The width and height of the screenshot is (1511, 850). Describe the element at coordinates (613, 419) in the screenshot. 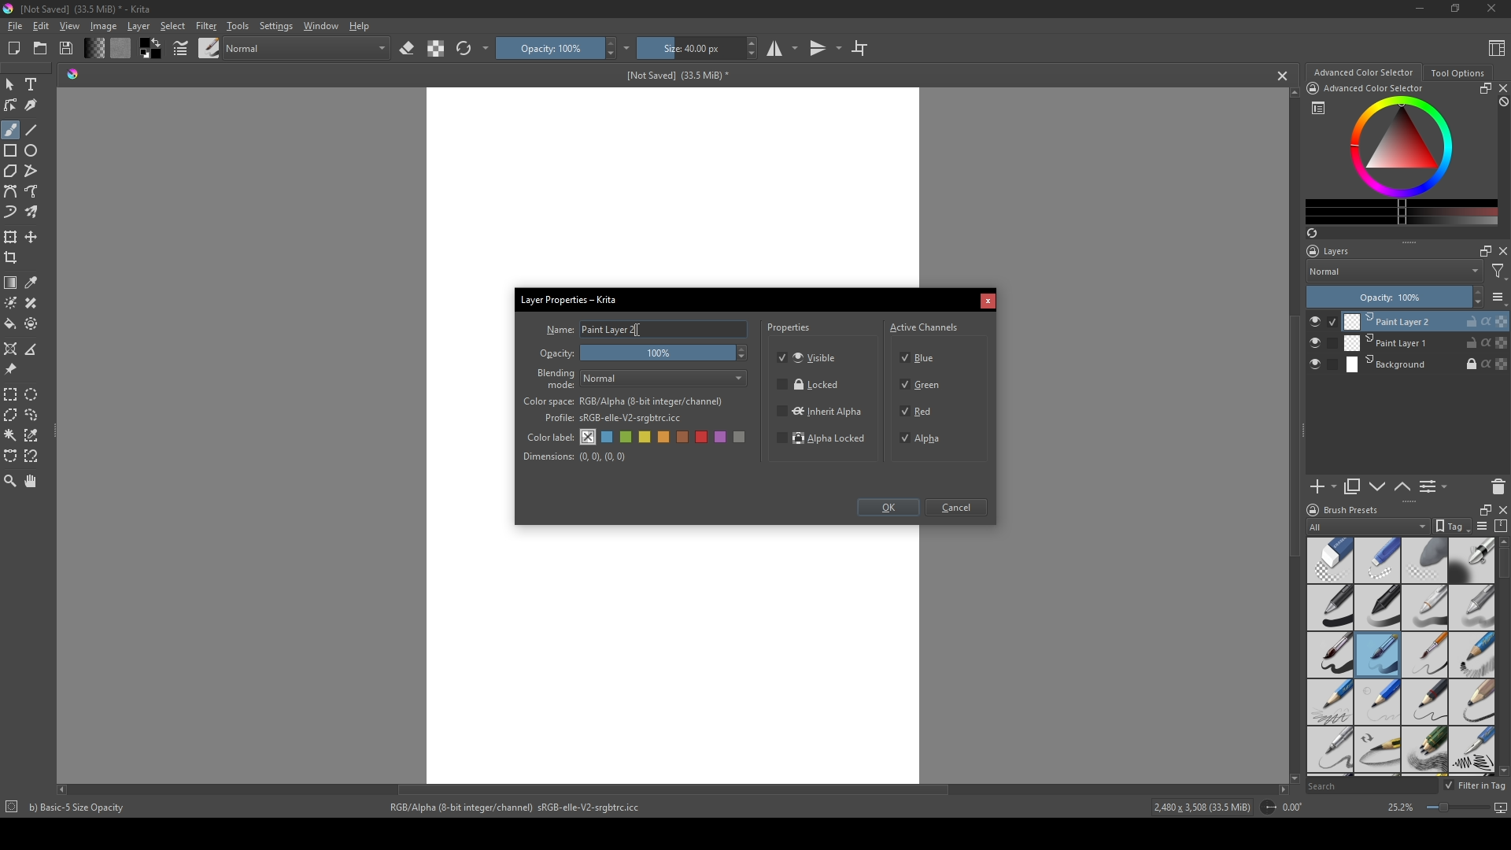

I see `Profile: sRGB-elle-V2-srgbtrc.icc` at that location.